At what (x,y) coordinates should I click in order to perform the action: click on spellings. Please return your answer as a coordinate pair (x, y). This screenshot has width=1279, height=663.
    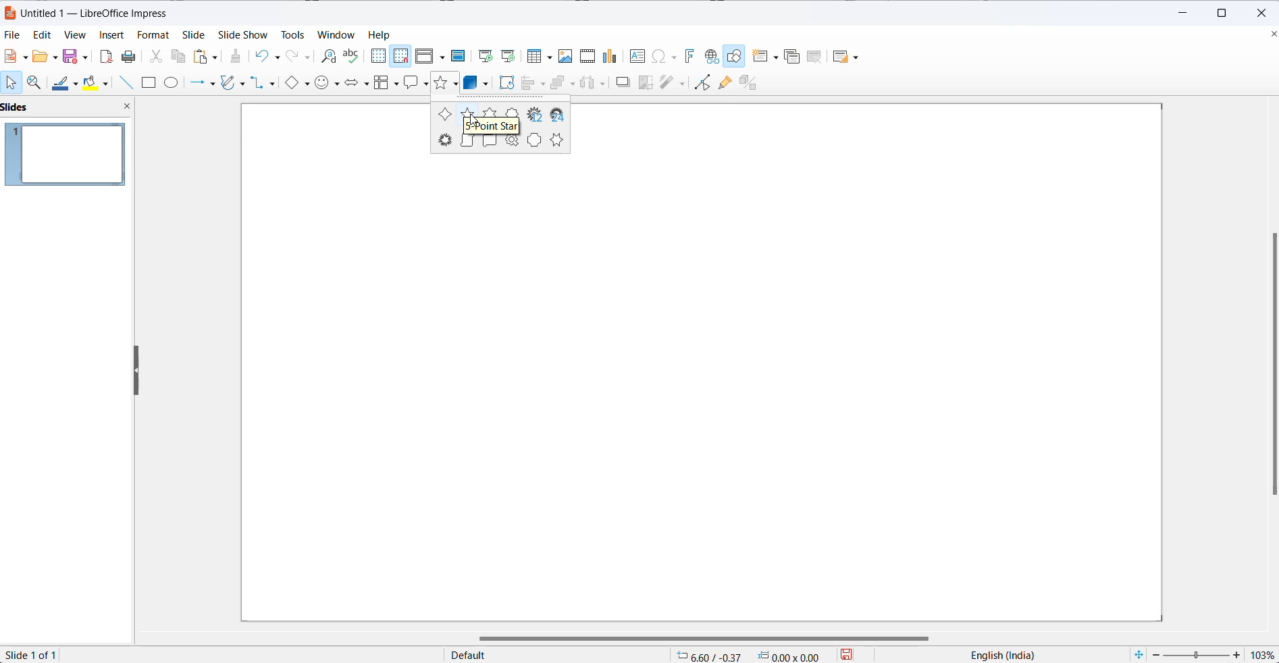
    Looking at the image, I should click on (353, 56).